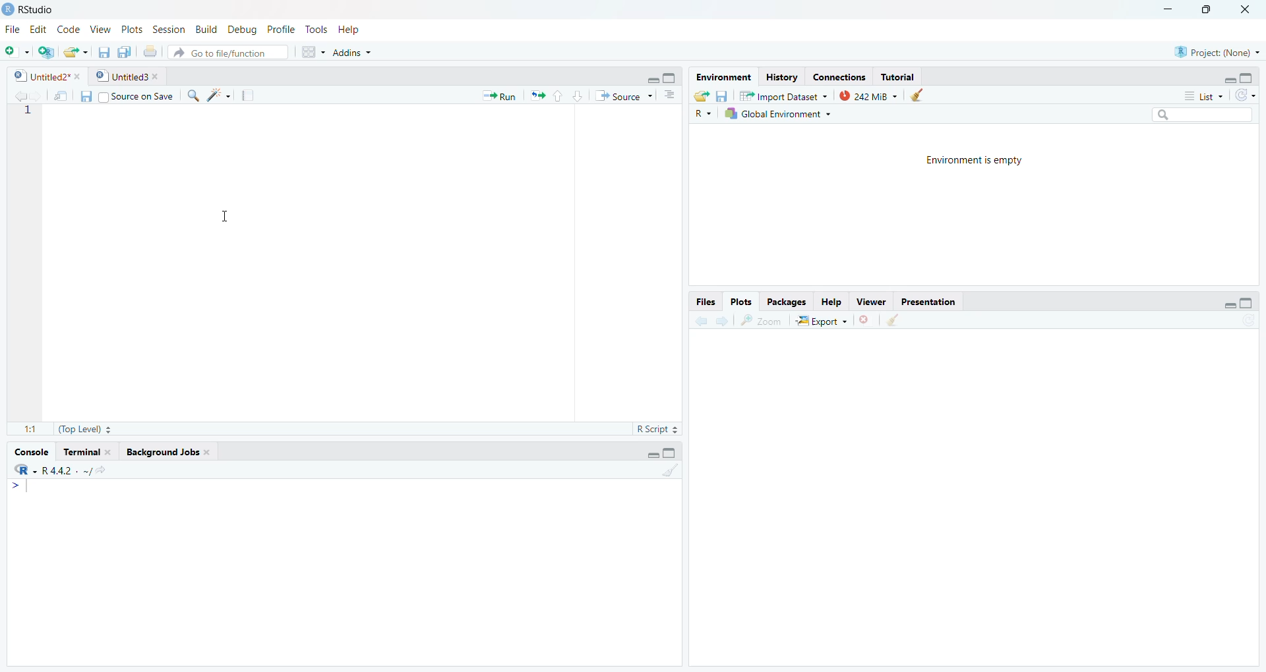  What do you see at coordinates (761, 320) in the screenshot?
I see `Zoom` at bounding box center [761, 320].